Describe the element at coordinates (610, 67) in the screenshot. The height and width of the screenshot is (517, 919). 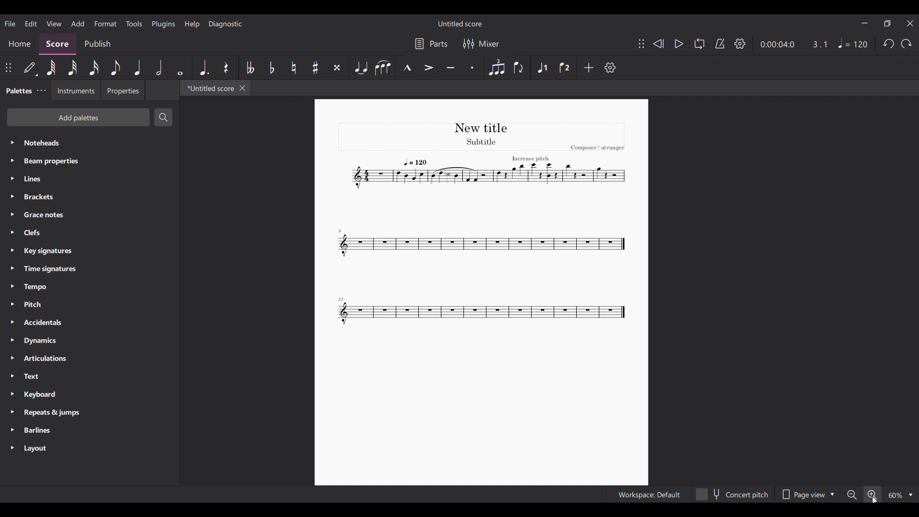
I see `Settings` at that location.